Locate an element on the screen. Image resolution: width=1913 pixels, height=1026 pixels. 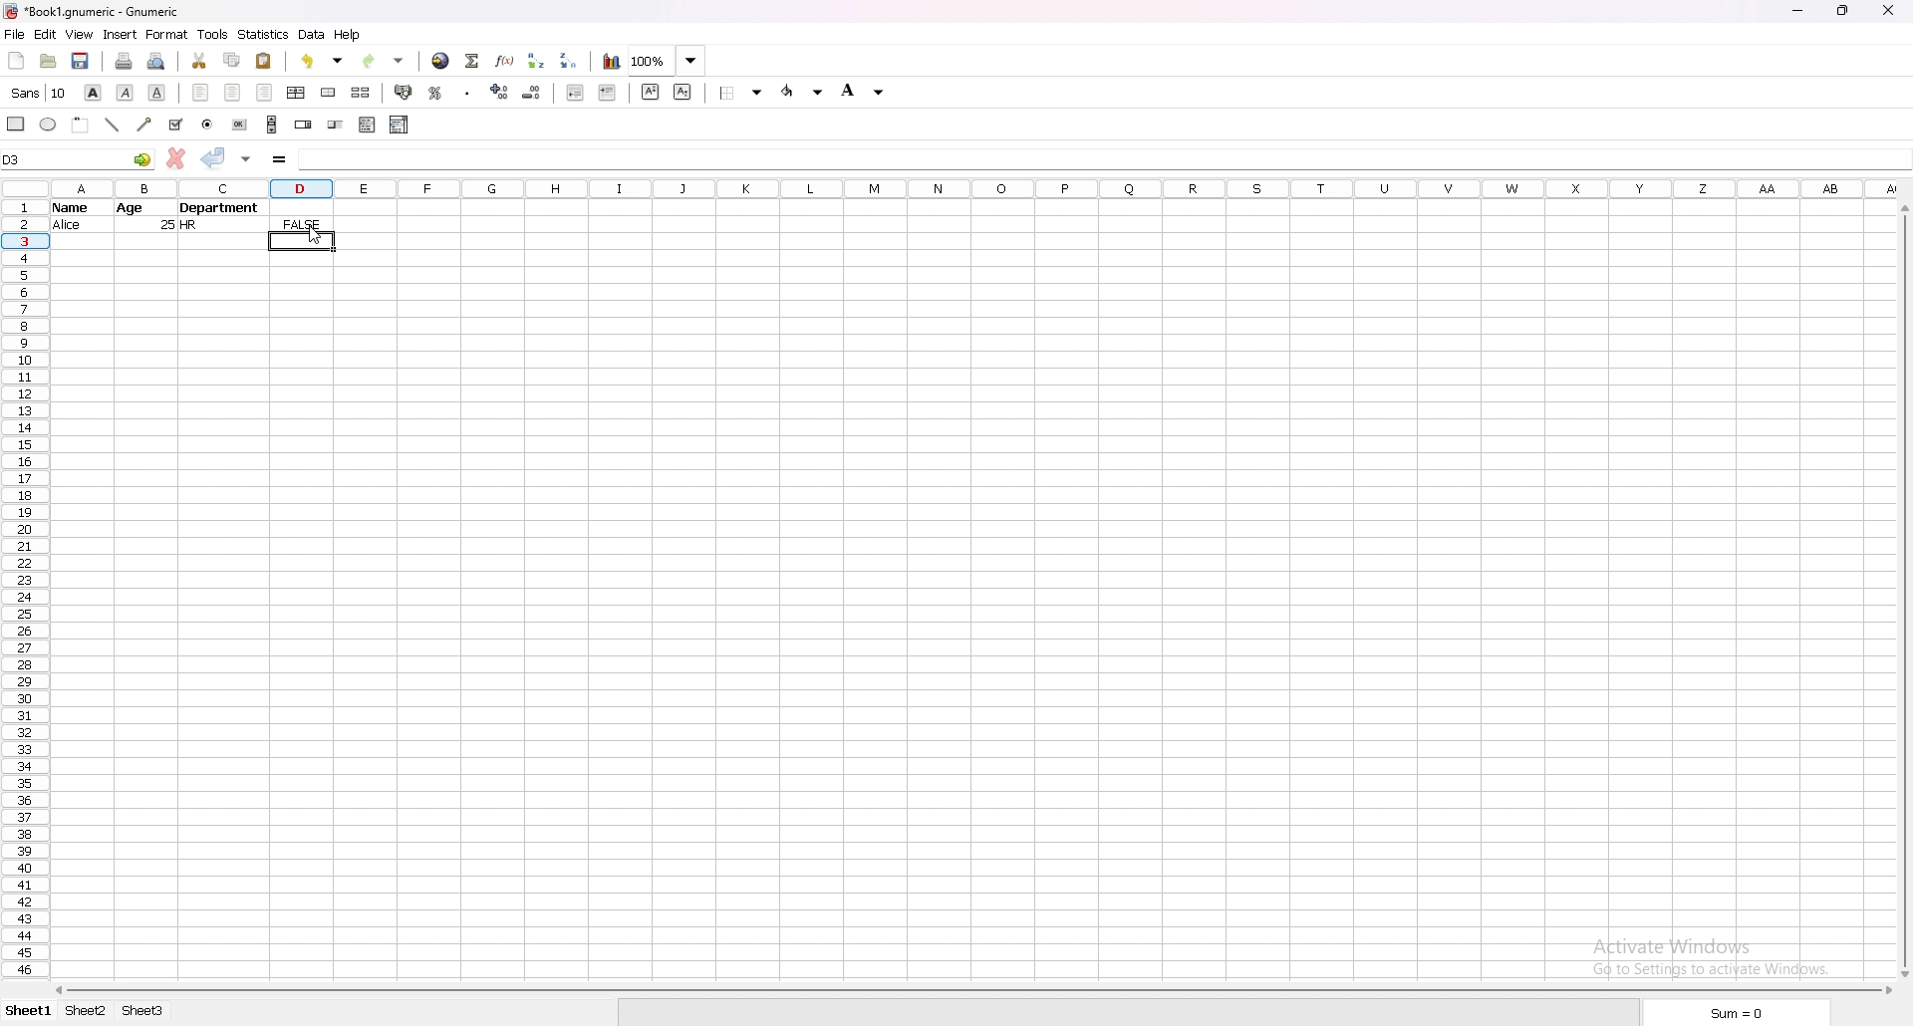
resize is located at coordinates (1840, 11).